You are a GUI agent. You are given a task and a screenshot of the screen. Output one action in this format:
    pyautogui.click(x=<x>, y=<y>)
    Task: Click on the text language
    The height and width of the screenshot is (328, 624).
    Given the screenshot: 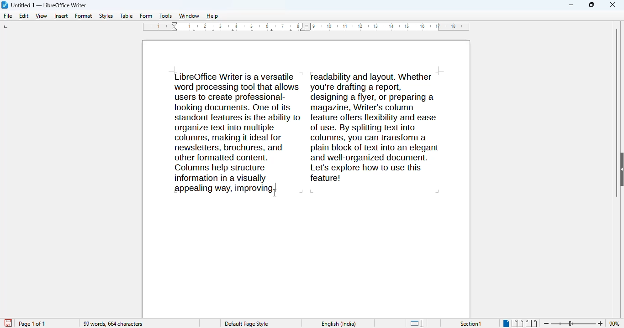 What is the action you would take?
    pyautogui.click(x=339, y=323)
    